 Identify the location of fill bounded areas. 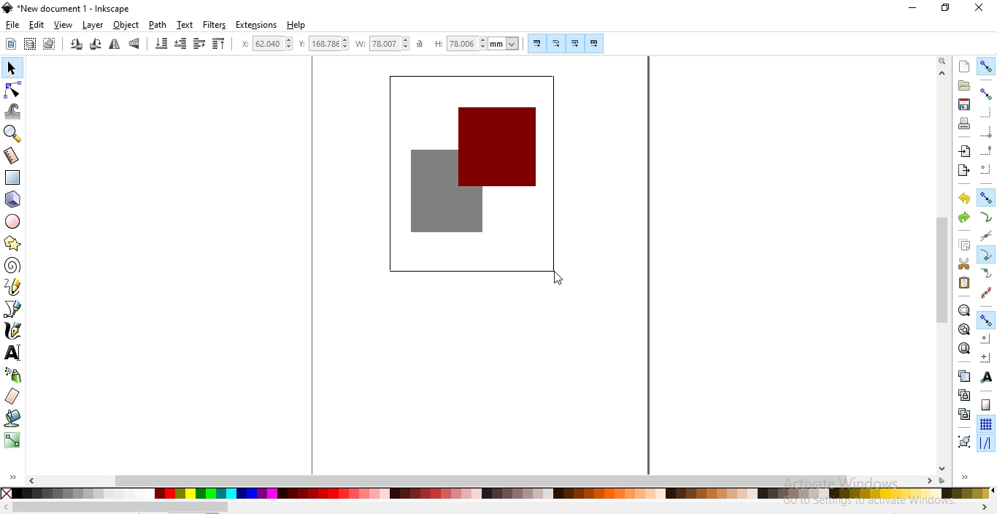
(14, 418).